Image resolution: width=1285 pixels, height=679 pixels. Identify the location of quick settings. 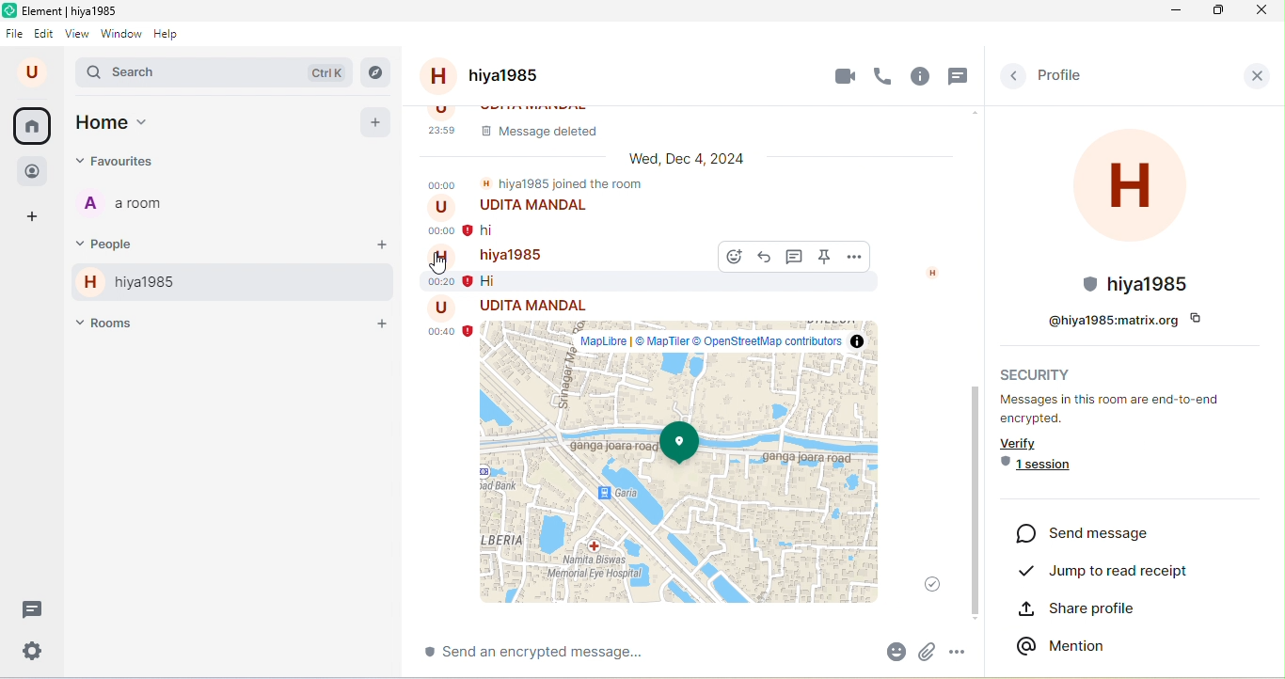
(31, 650).